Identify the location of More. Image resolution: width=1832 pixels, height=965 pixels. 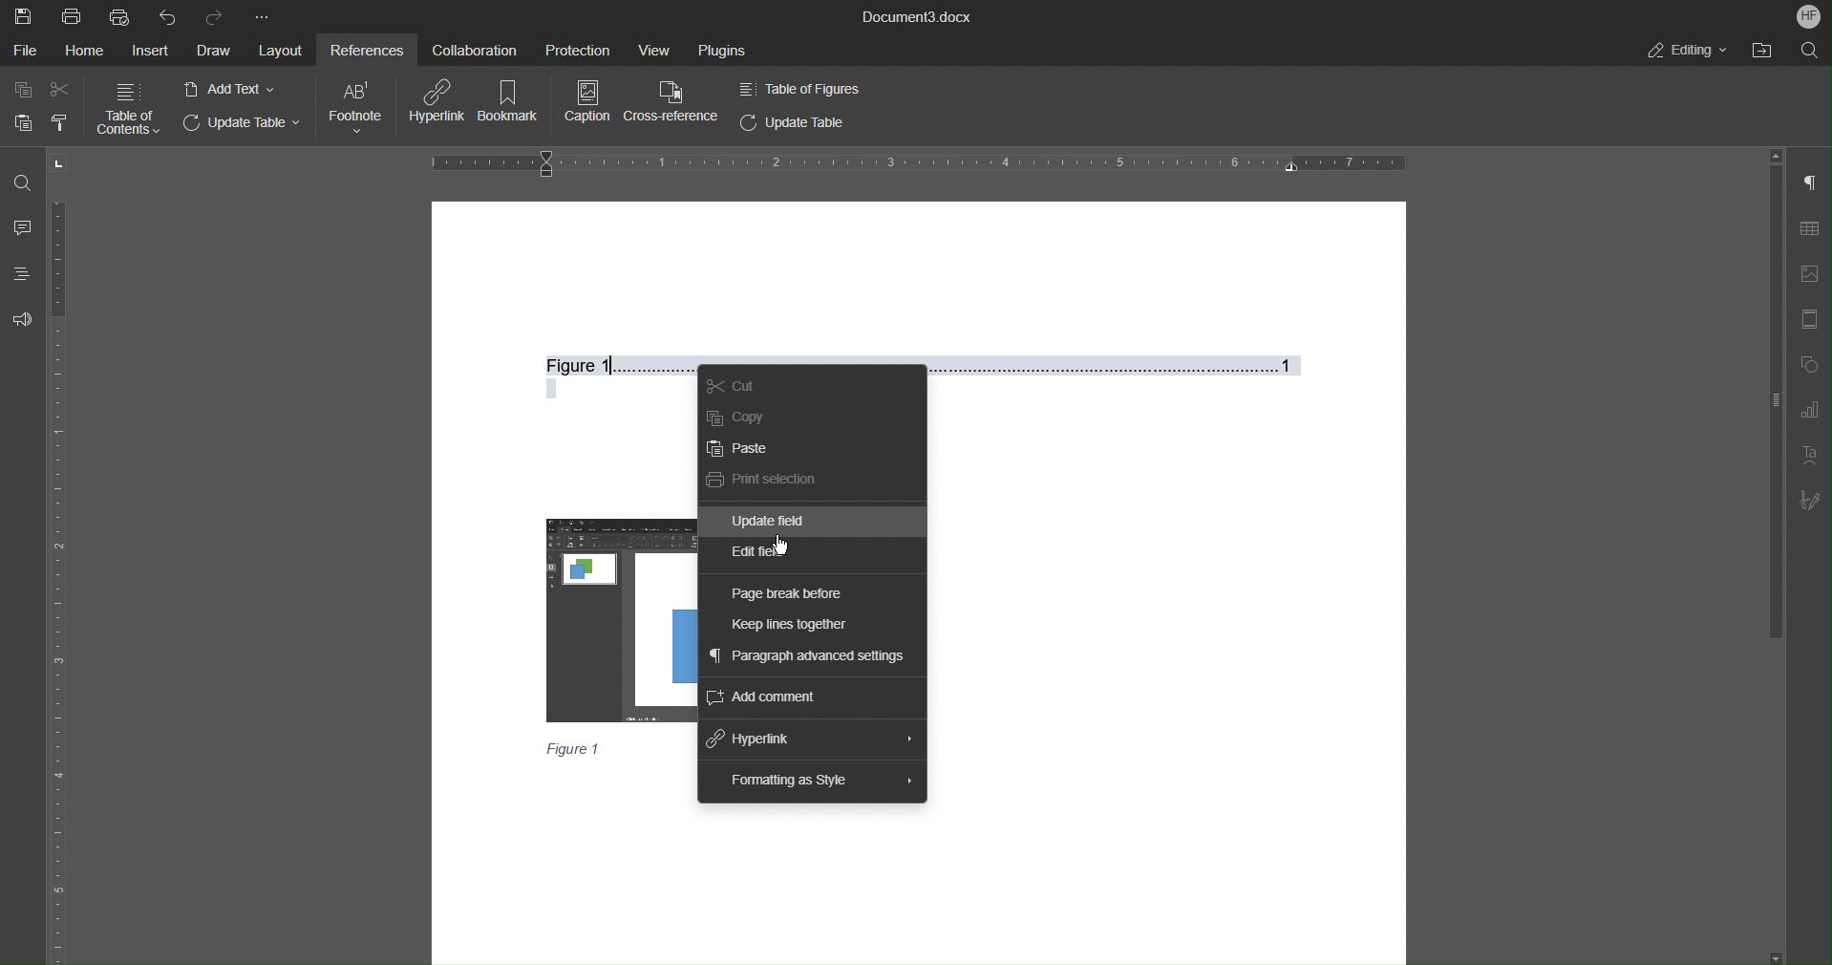
(263, 13).